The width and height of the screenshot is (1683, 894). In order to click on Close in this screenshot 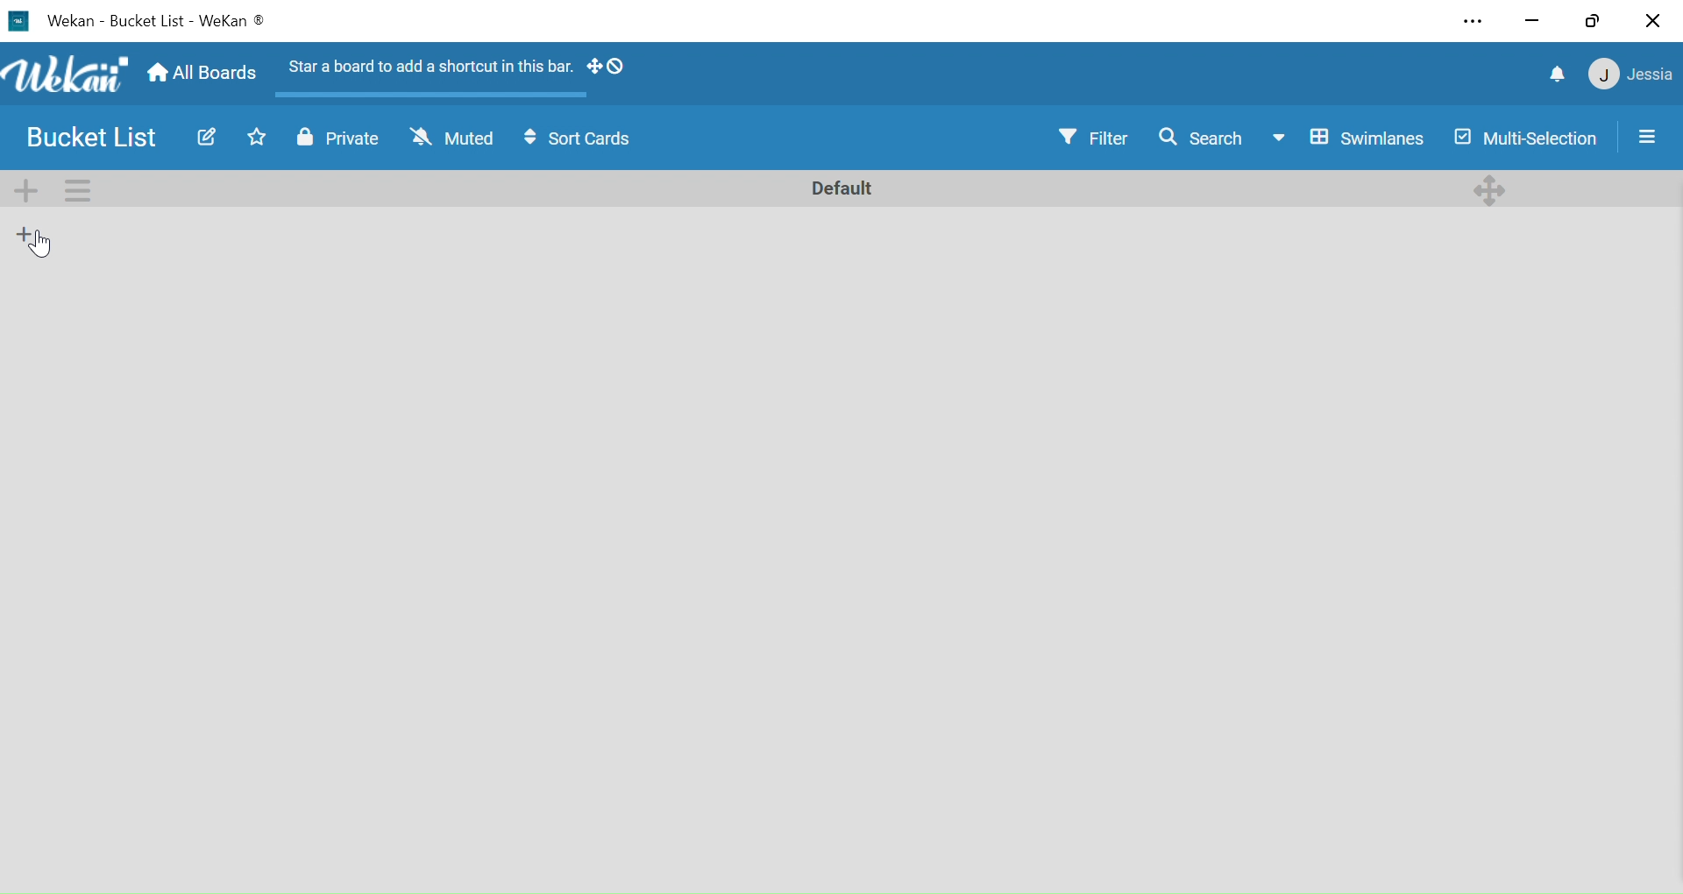, I will do `click(1652, 23)`.